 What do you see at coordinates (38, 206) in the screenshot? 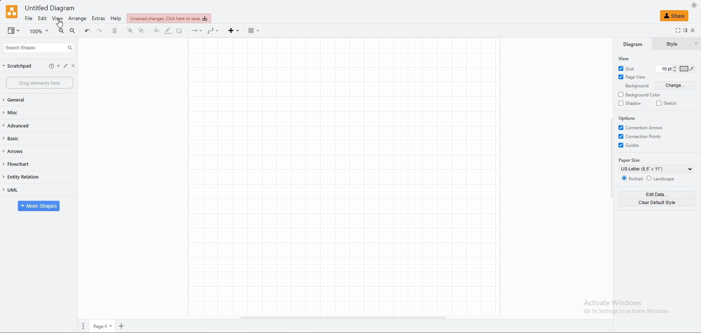
I see `more shapes` at bounding box center [38, 206].